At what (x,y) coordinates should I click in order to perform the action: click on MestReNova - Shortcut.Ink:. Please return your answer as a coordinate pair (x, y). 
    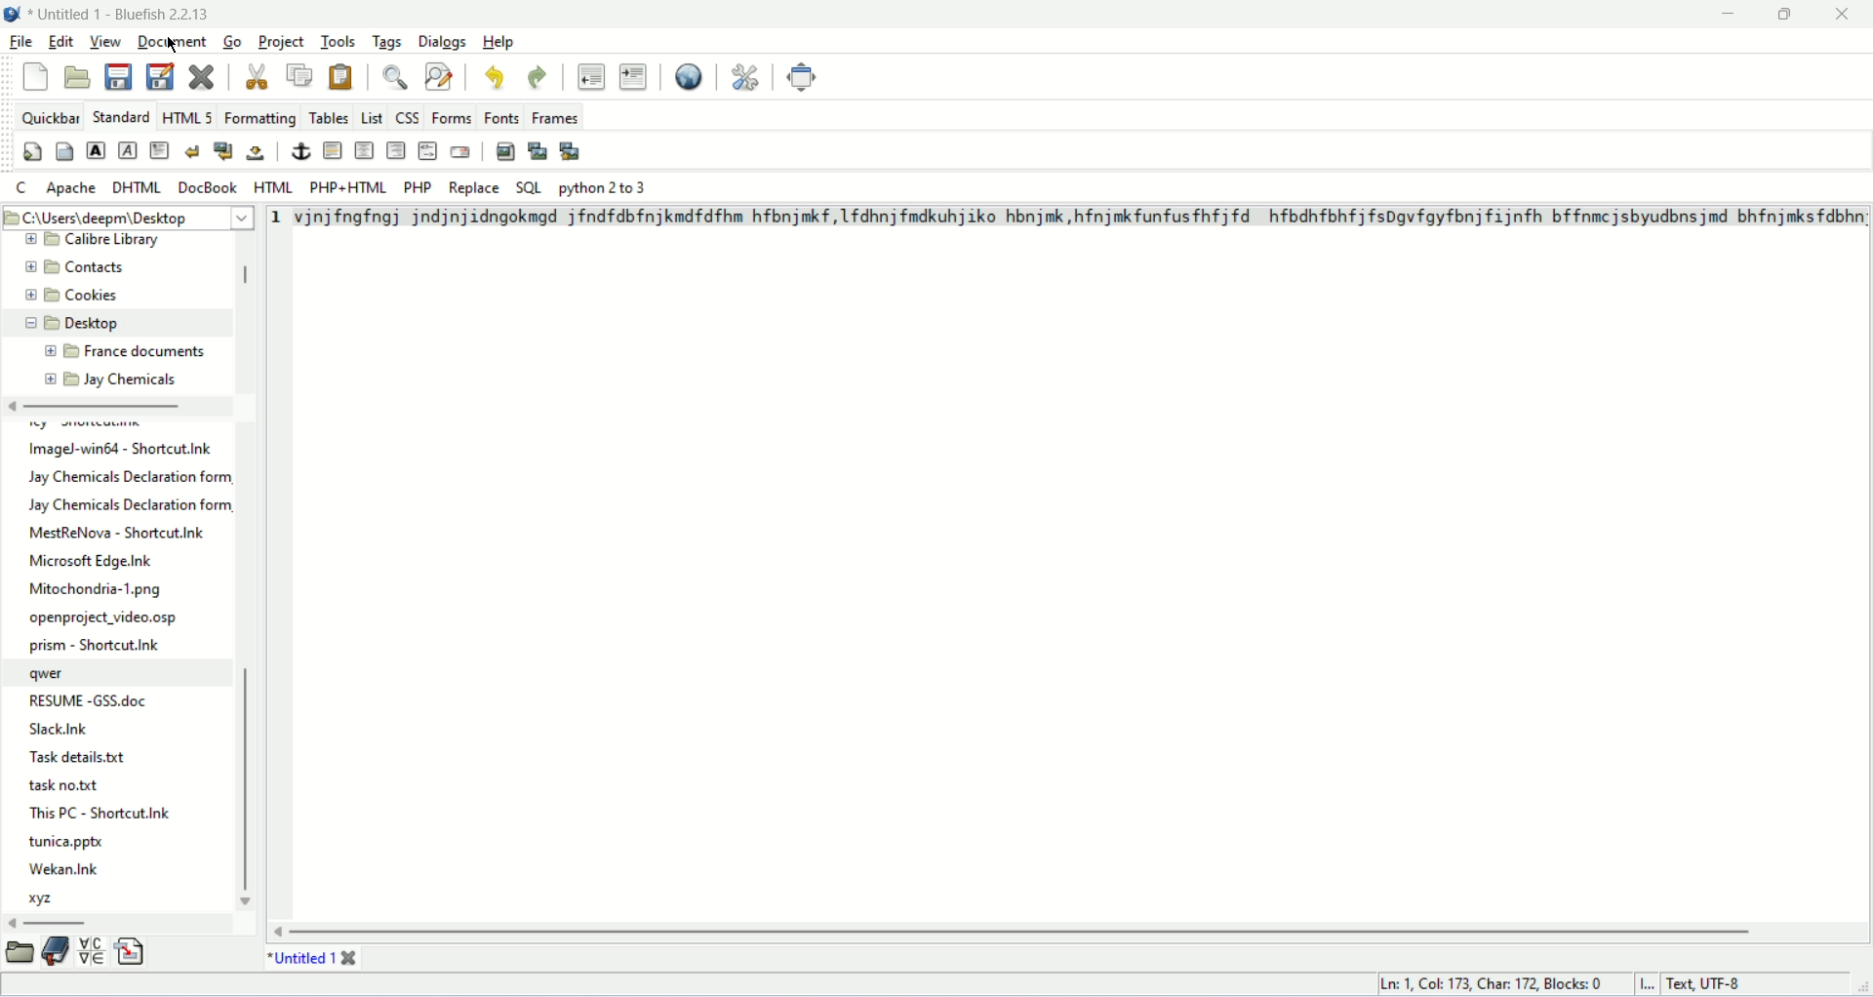
    Looking at the image, I should click on (118, 533).